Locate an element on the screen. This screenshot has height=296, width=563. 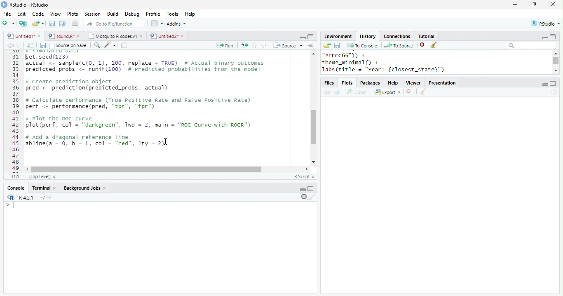
down is located at coordinates (264, 45).